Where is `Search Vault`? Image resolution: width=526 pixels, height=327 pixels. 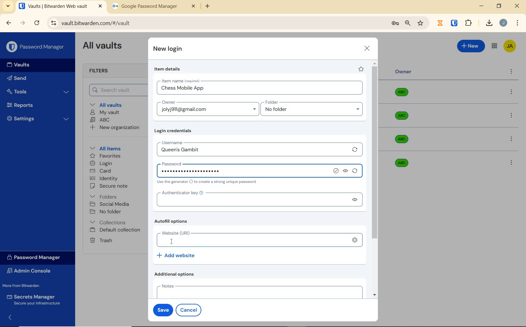 Search Vault is located at coordinates (116, 90).